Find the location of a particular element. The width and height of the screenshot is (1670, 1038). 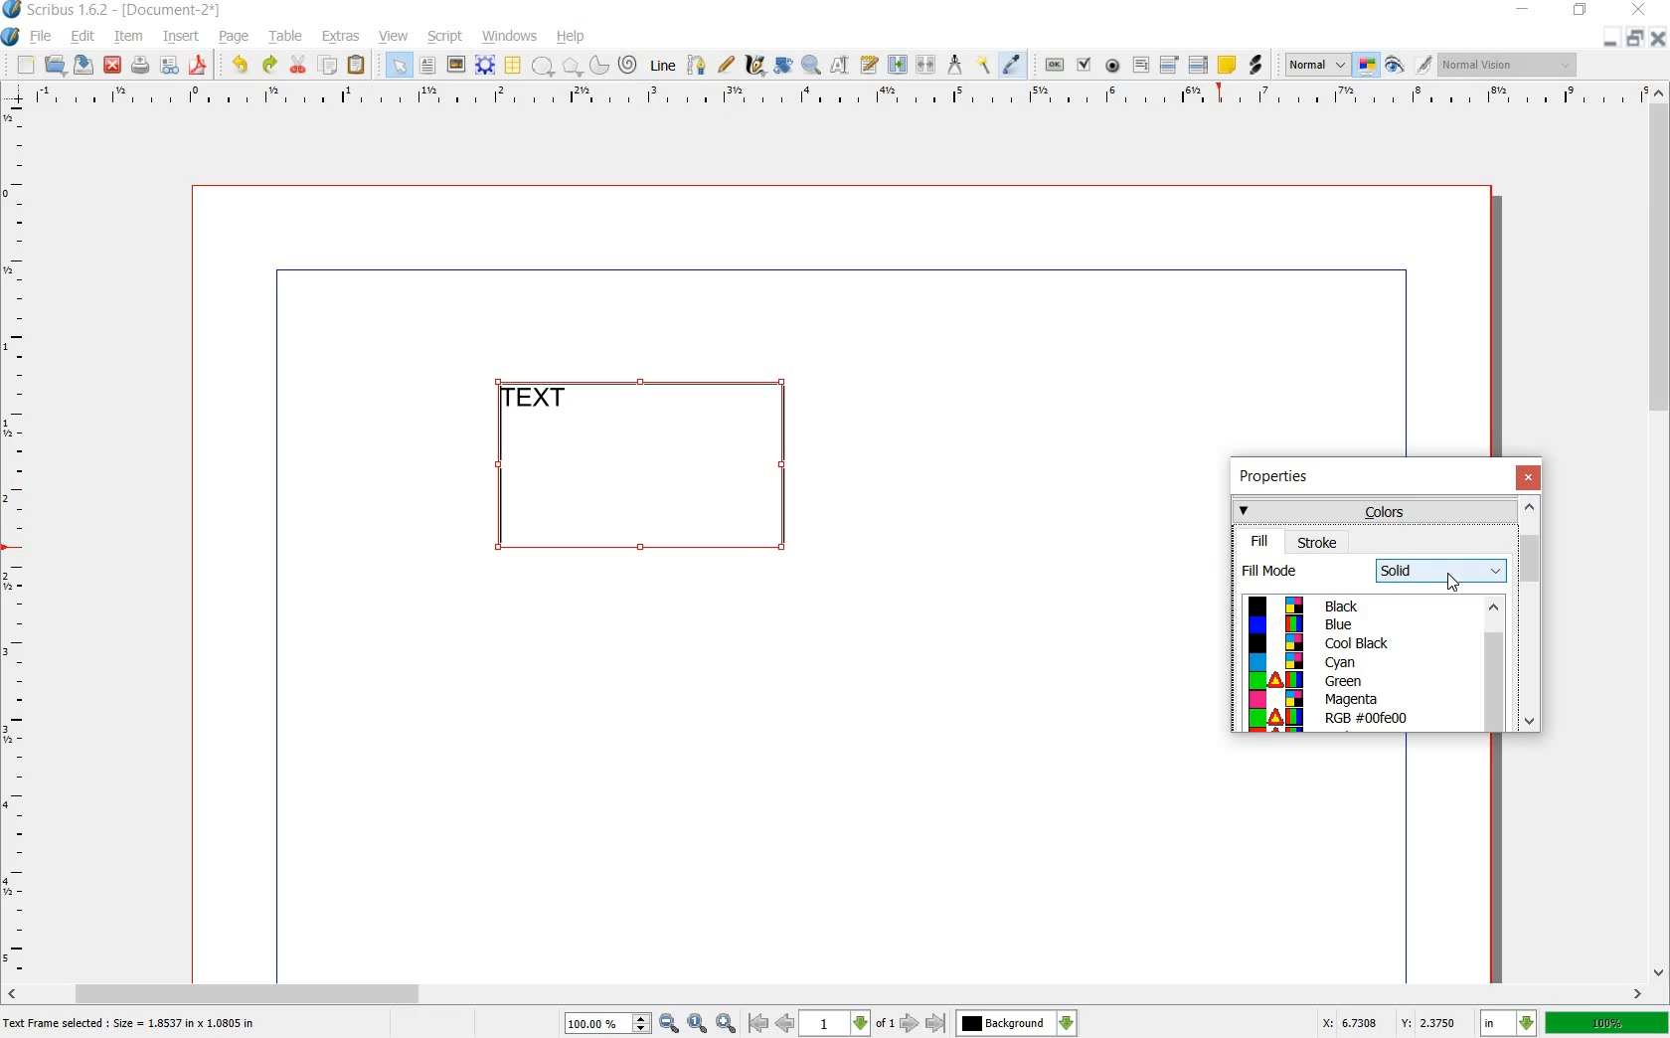

help is located at coordinates (572, 37).